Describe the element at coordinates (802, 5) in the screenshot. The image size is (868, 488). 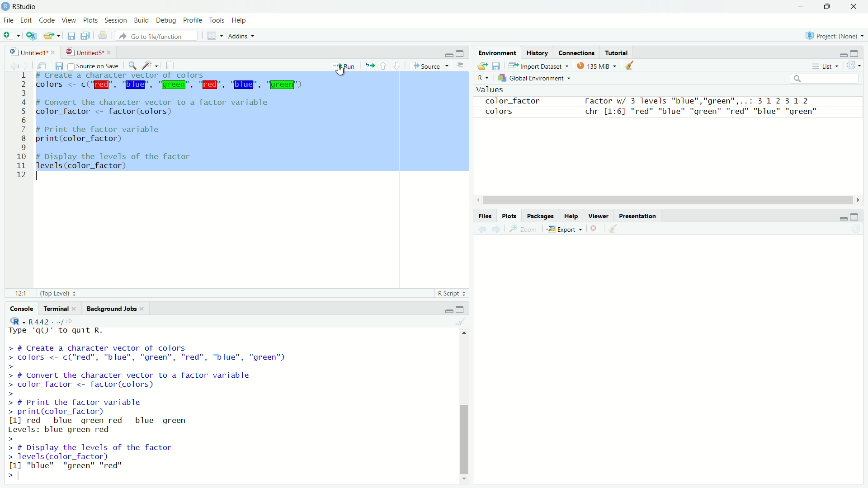
I see `minimize` at that location.